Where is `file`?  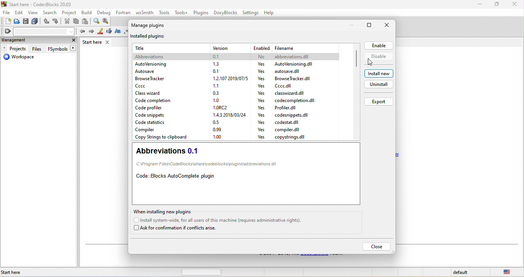
file is located at coordinates (288, 107).